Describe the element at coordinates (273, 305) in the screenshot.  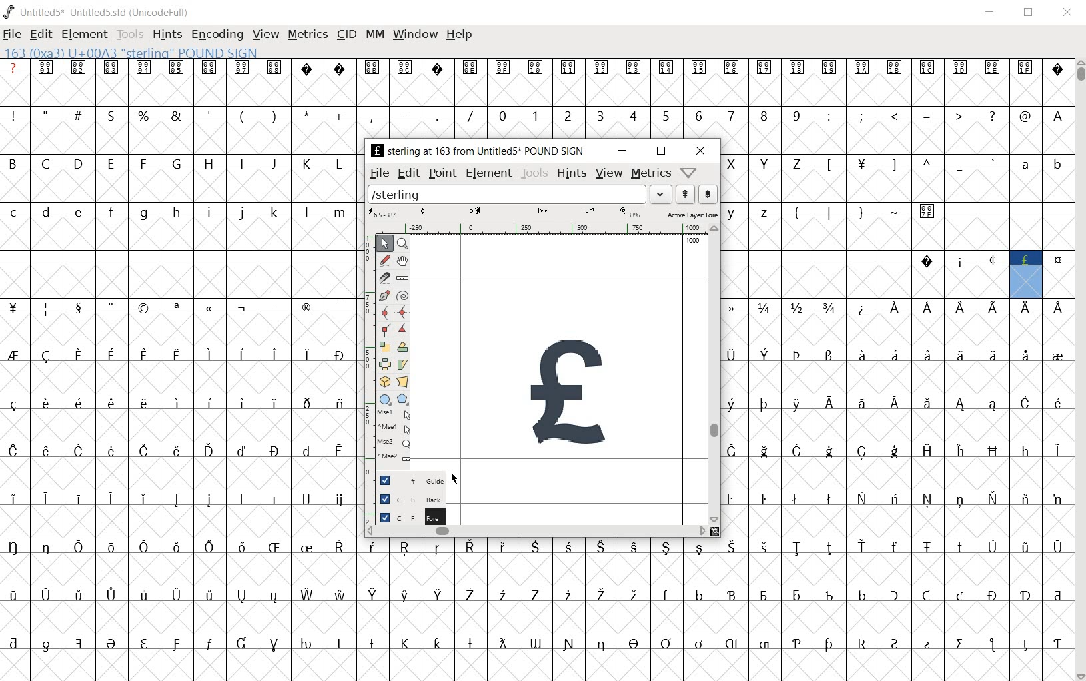
I see `Symbol` at that location.